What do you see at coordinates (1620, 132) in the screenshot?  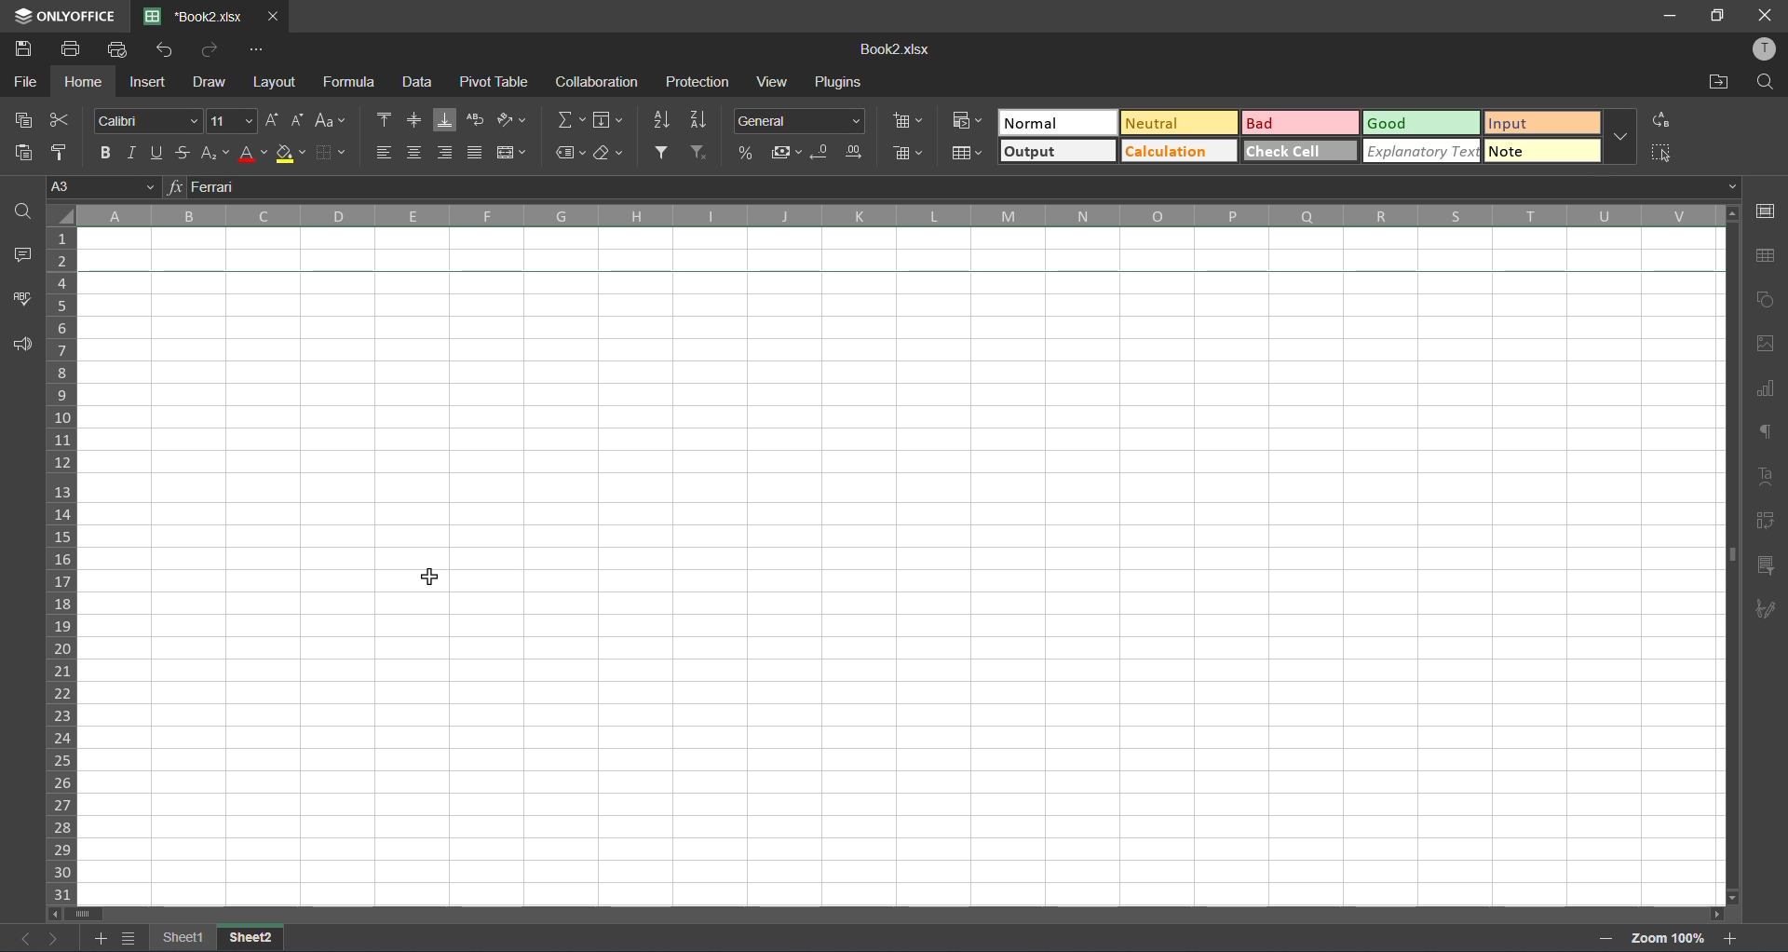 I see `more options` at bounding box center [1620, 132].